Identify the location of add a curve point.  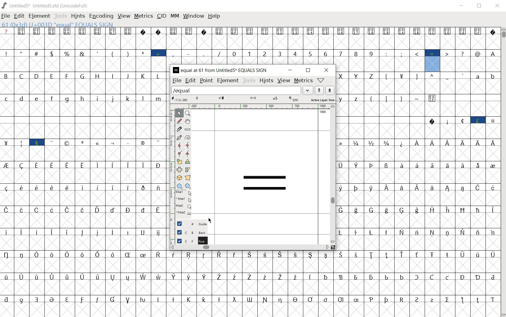
(179, 145).